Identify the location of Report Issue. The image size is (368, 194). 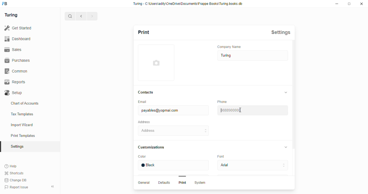
(17, 187).